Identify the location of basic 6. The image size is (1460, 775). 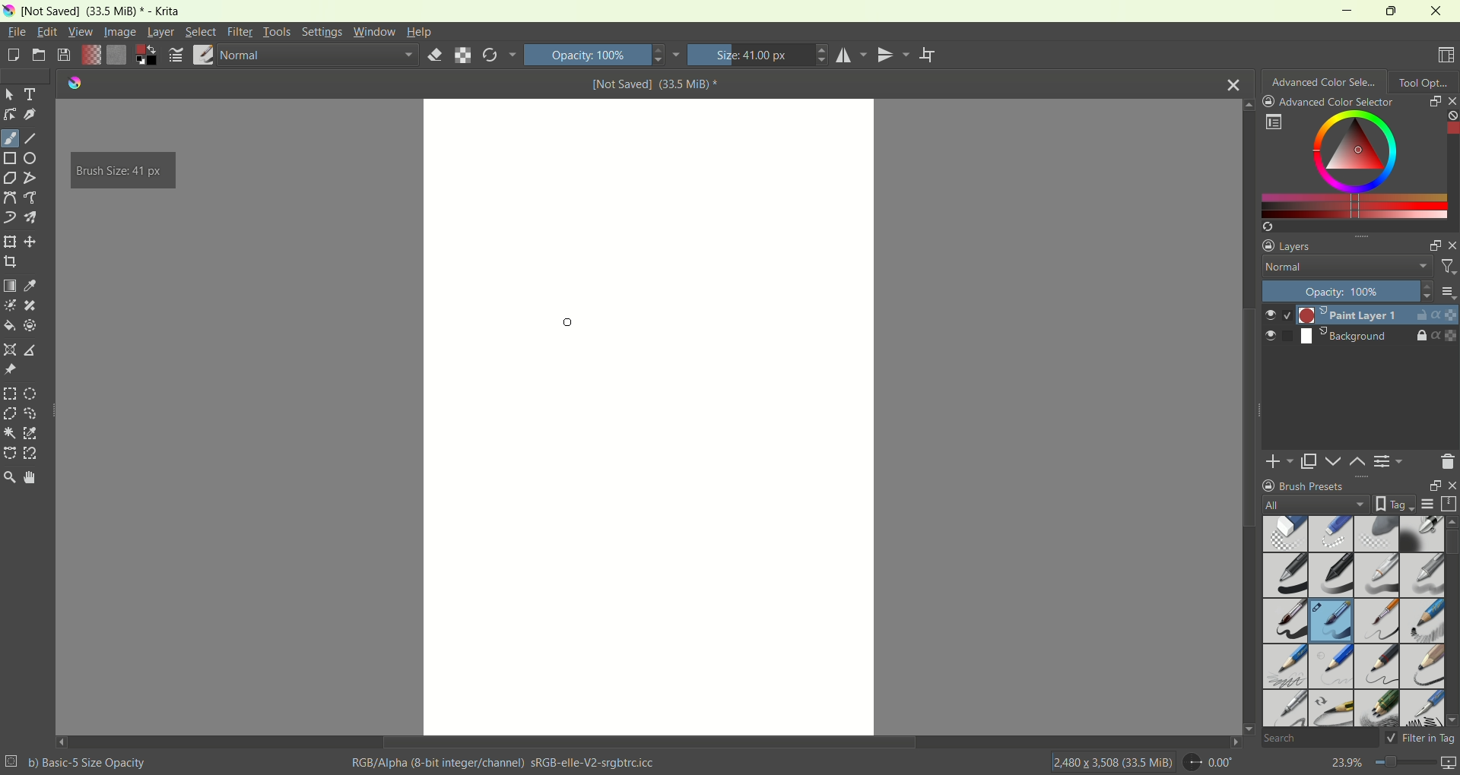
(1376, 622).